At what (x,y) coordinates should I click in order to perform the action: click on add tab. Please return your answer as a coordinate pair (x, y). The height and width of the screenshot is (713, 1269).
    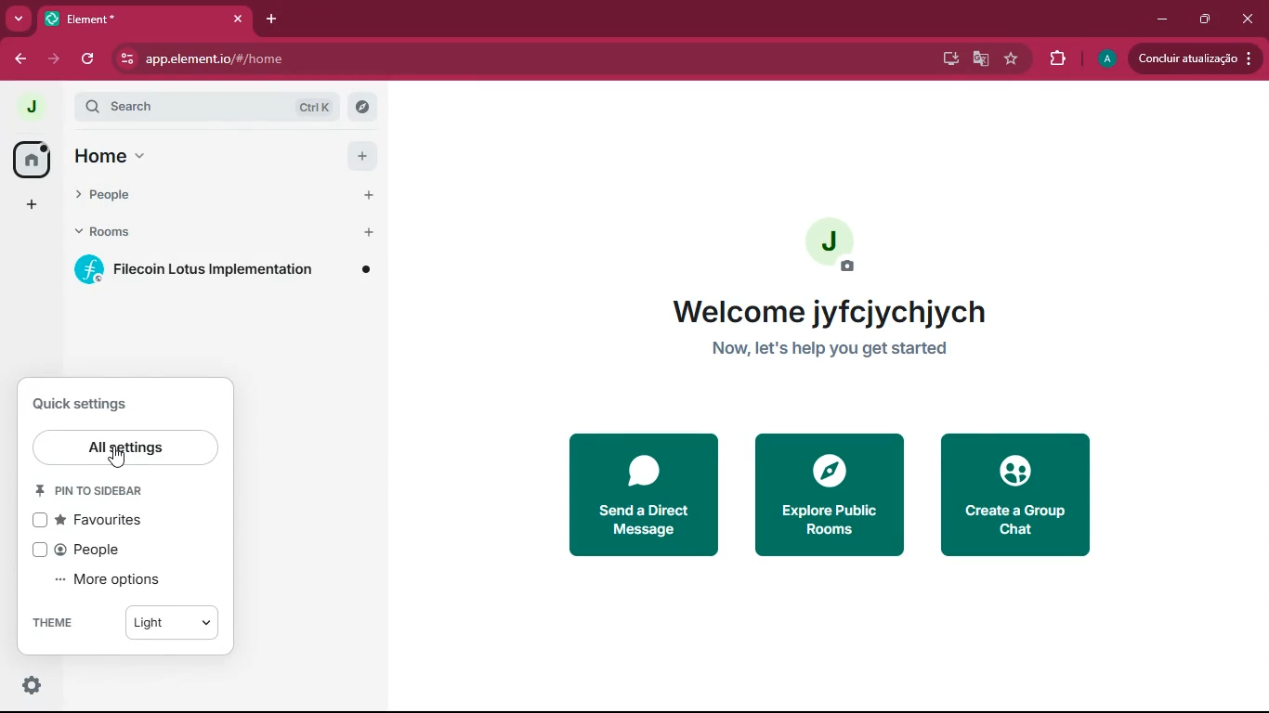
    Looking at the image, I should click on (275, 19).